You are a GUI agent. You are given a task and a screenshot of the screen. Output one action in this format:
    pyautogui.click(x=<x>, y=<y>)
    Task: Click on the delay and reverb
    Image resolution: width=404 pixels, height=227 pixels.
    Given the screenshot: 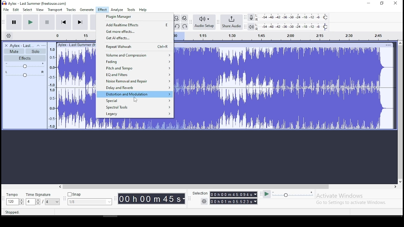 What is the action you would take?
    pyautogui.click(x=134, y=87)
    